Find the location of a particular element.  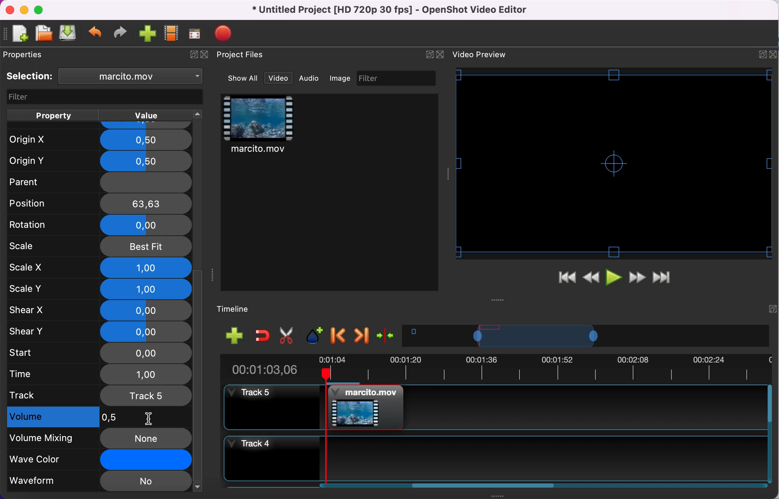

play is located at coordinates (615, 279).